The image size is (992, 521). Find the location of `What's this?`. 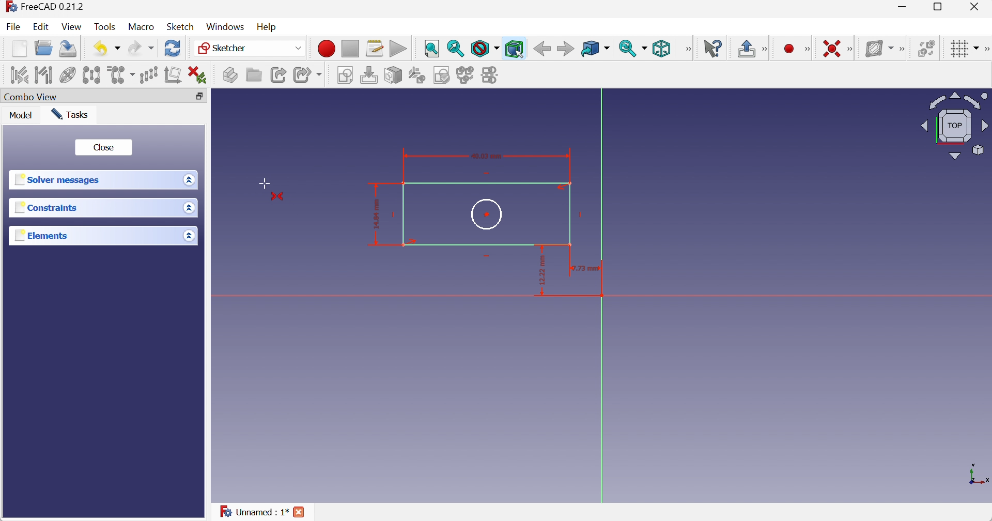

What's this? is located at coordinates (713, 48).